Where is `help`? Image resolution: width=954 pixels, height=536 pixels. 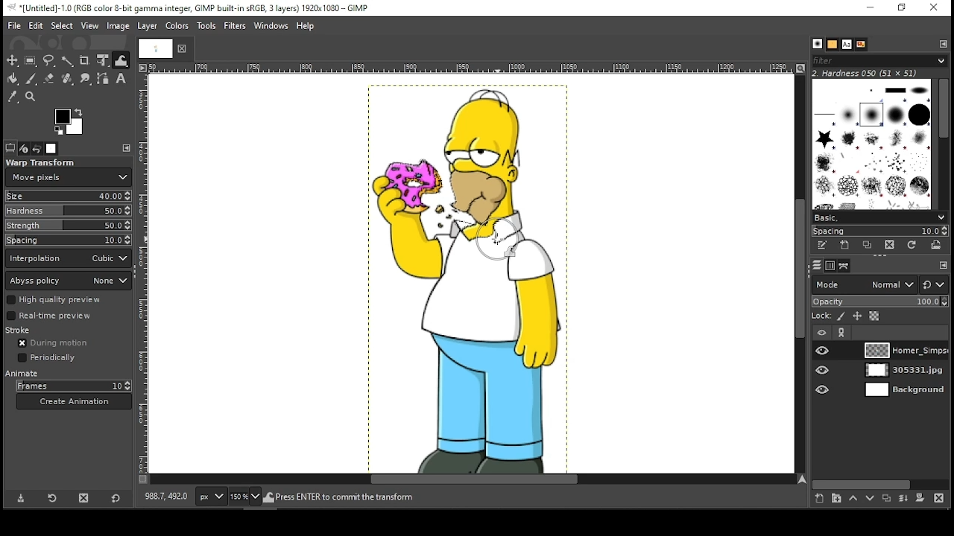 help is located at coordinates (306, 27).